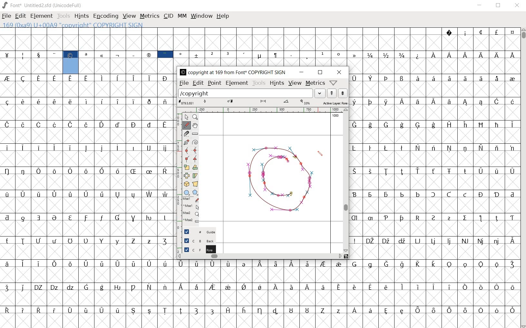 Image resolution: width=526 pixels, height=328 pixels. I want to click on tools, so click(64, 17).